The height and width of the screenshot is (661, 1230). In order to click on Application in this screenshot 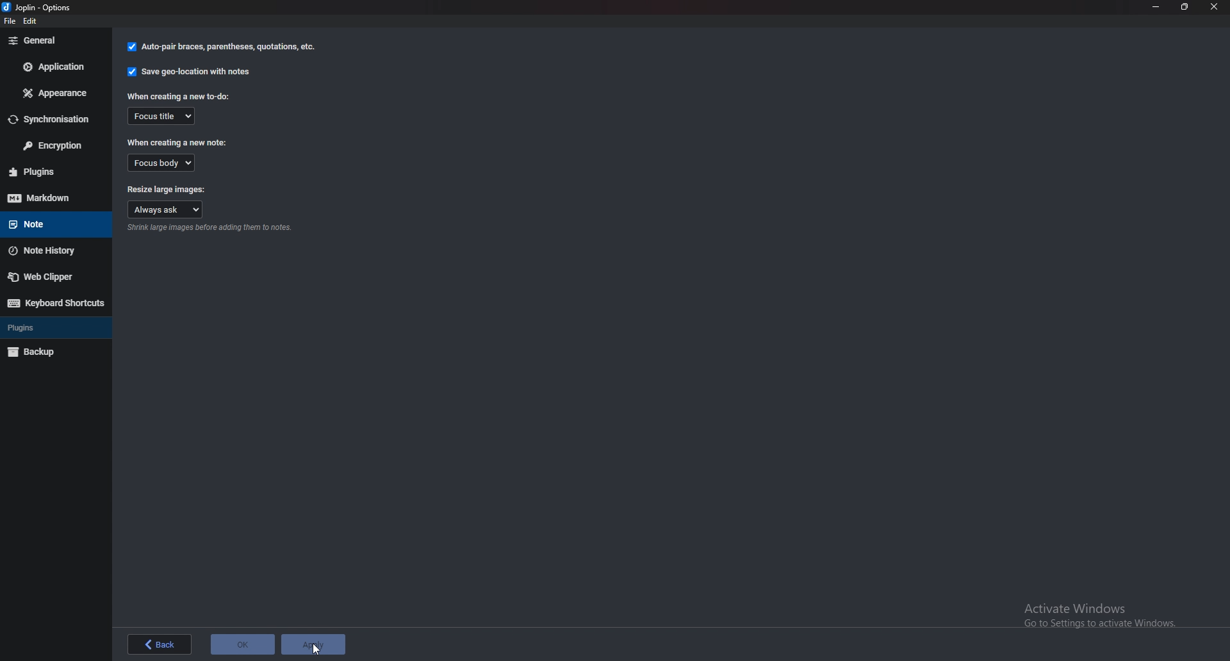, I will do `click(54, 67)`.